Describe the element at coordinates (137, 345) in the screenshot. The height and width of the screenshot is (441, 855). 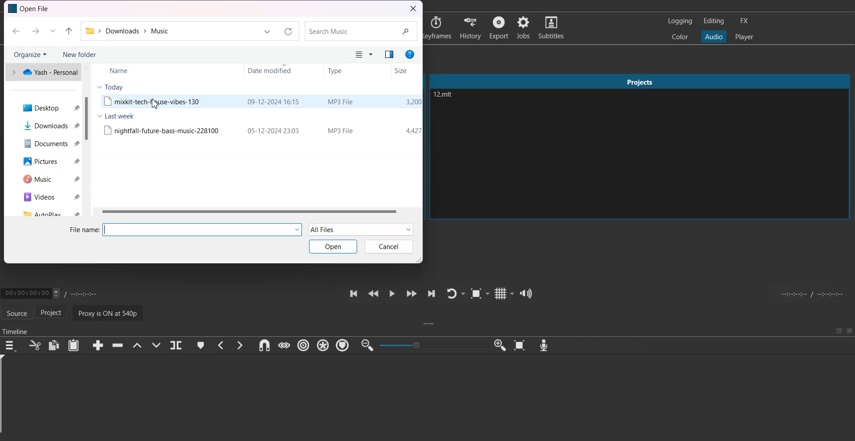
I see `Lift` at that location.